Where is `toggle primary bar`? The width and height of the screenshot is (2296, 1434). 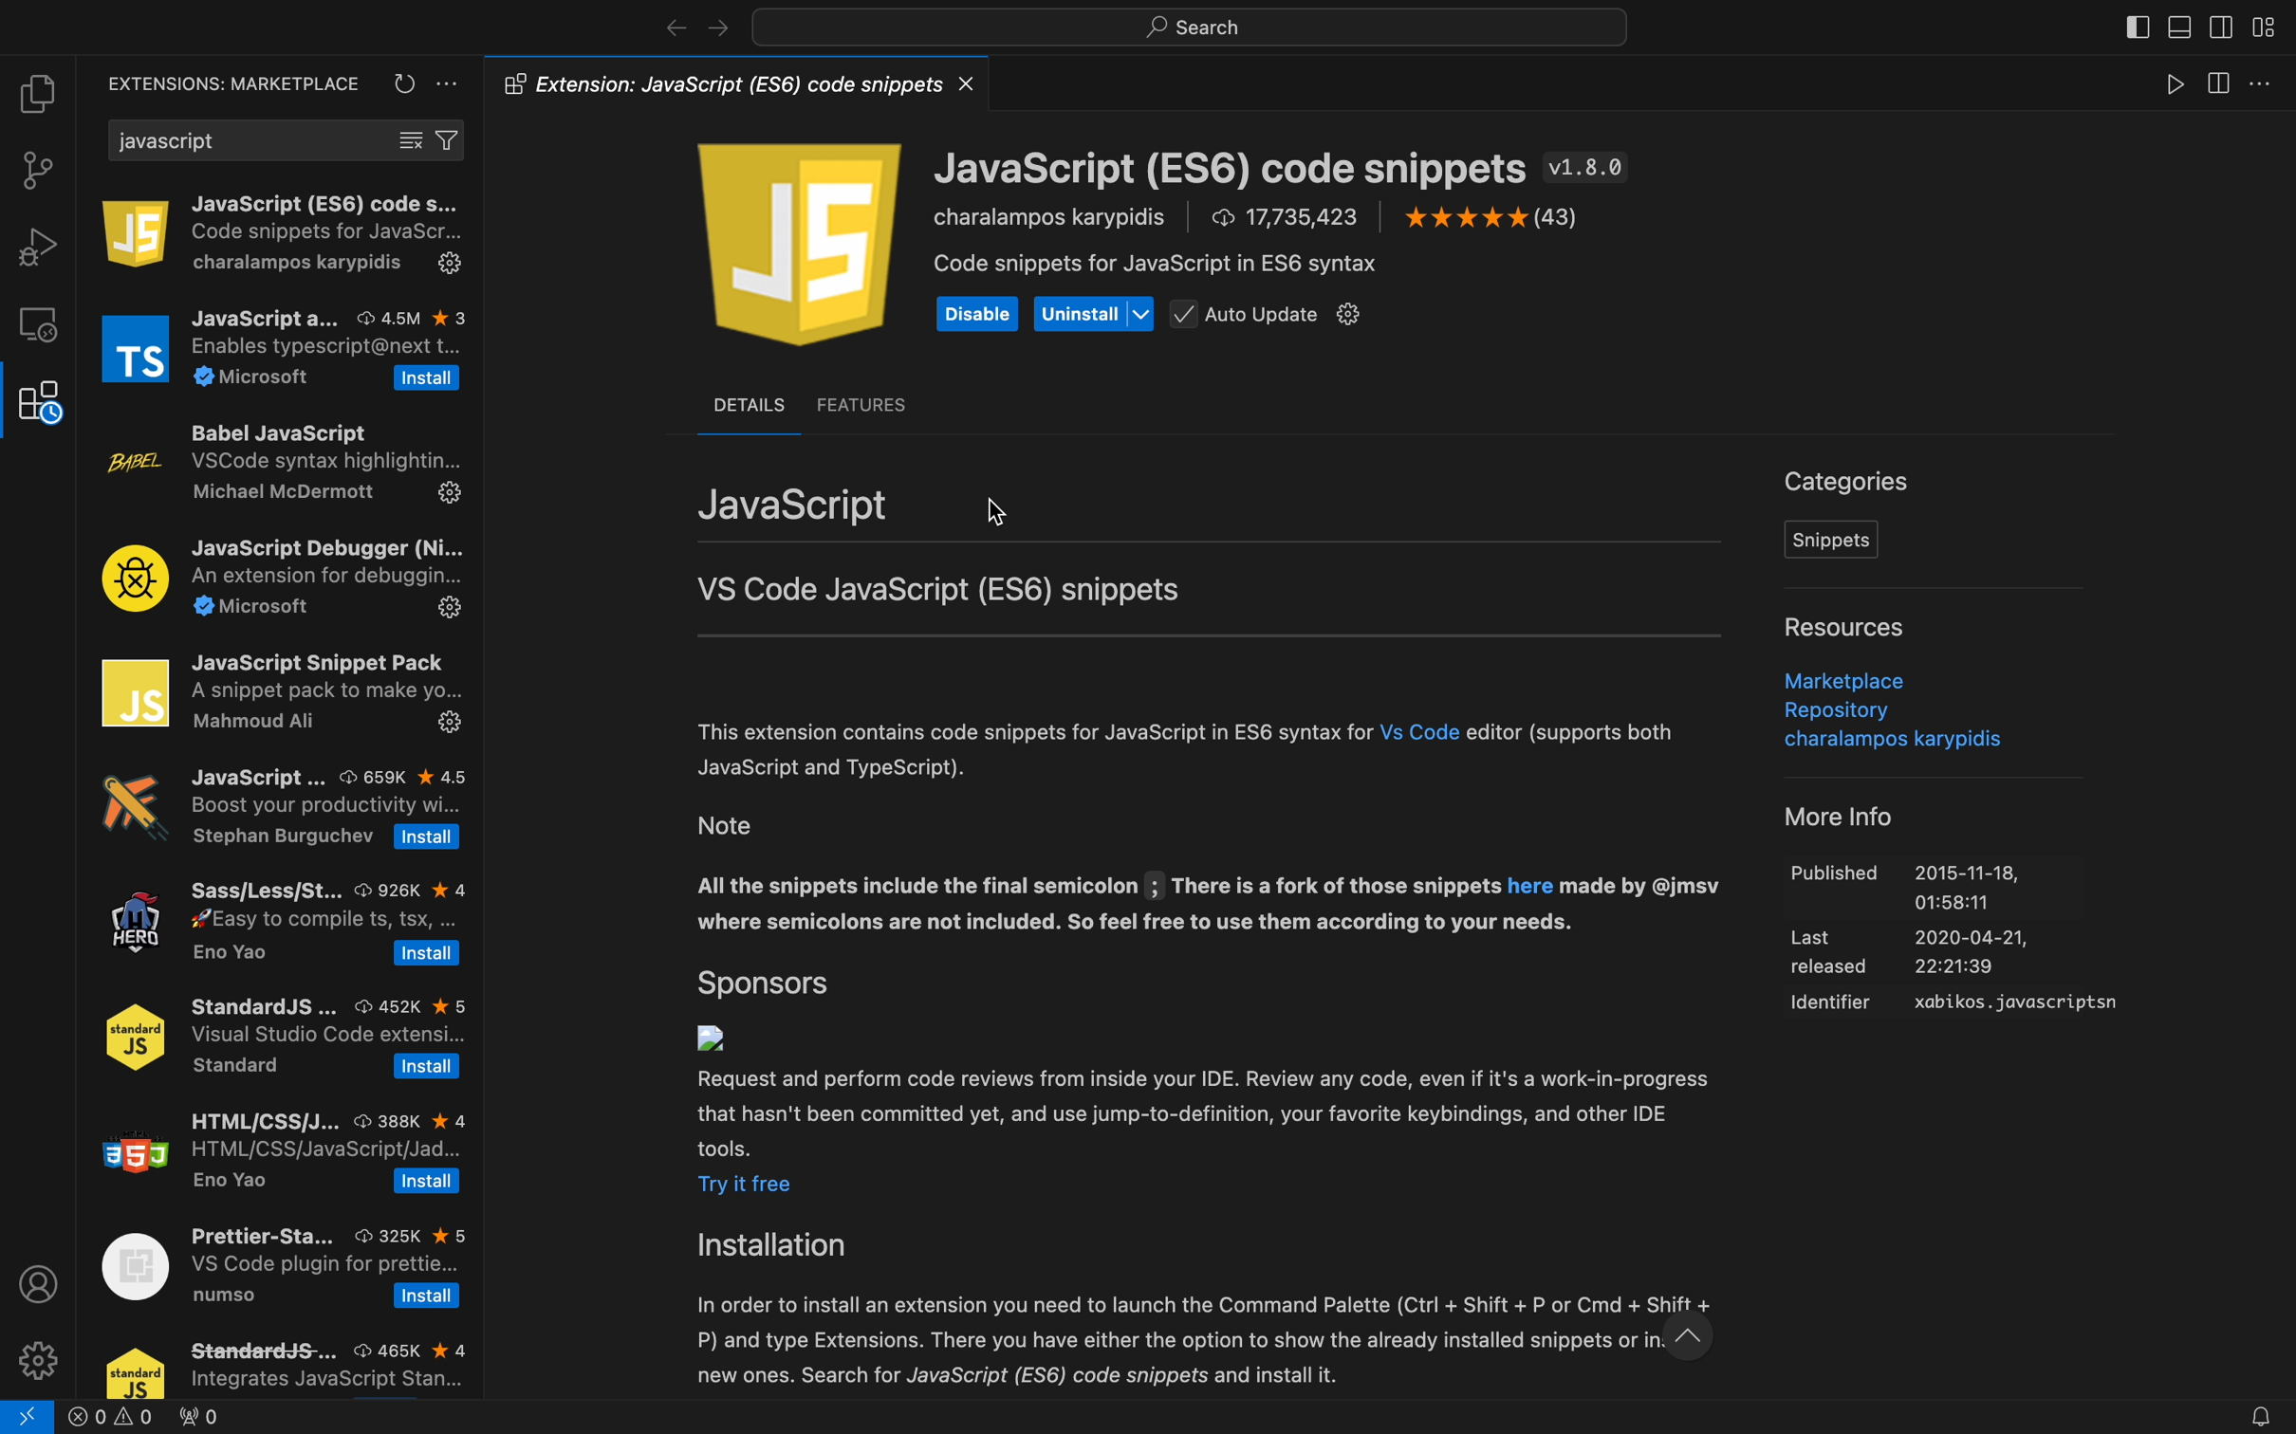 toggle primary bar is located at coordinates (2175, 24).